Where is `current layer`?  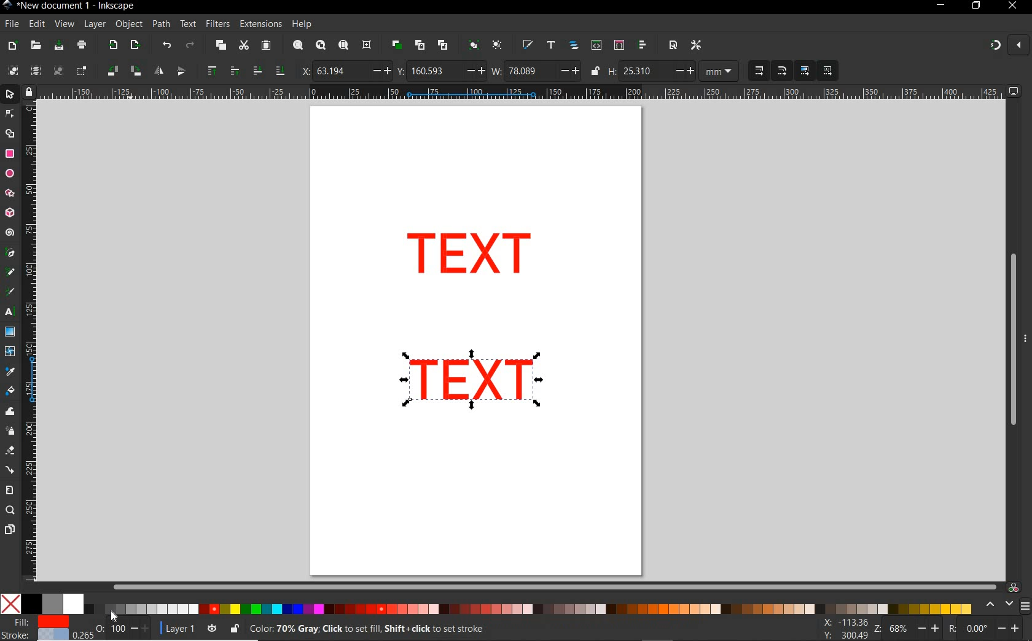
current layer is located at coordinates (174, 627).